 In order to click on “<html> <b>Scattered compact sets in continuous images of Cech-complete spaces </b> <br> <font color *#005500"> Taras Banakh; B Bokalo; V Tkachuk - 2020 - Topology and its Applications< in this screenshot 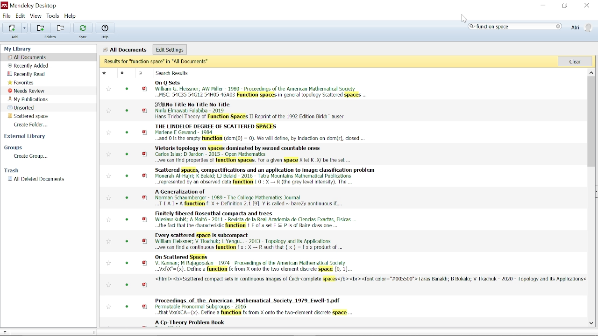, I will do `click(354, 285)`.